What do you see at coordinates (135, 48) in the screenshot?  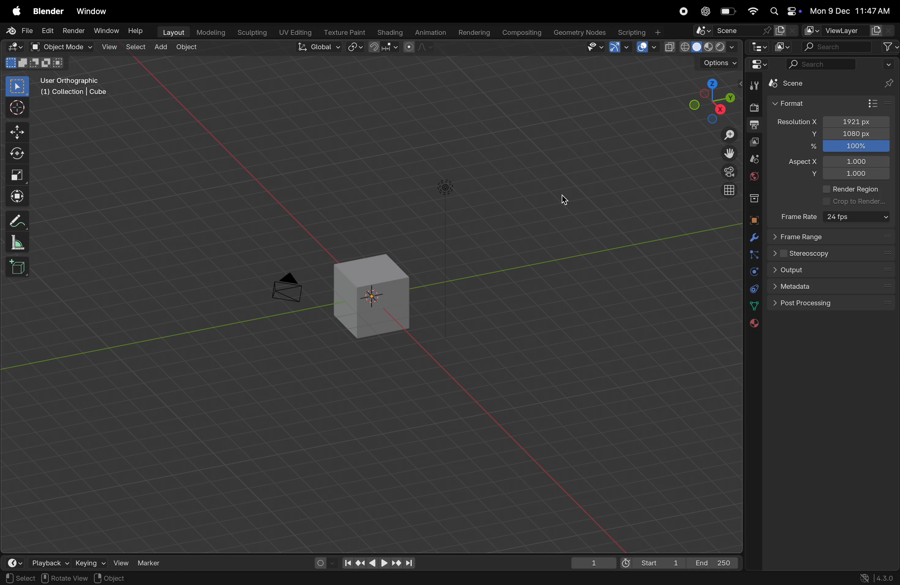 I see `select` at bounding box center [135, 48].